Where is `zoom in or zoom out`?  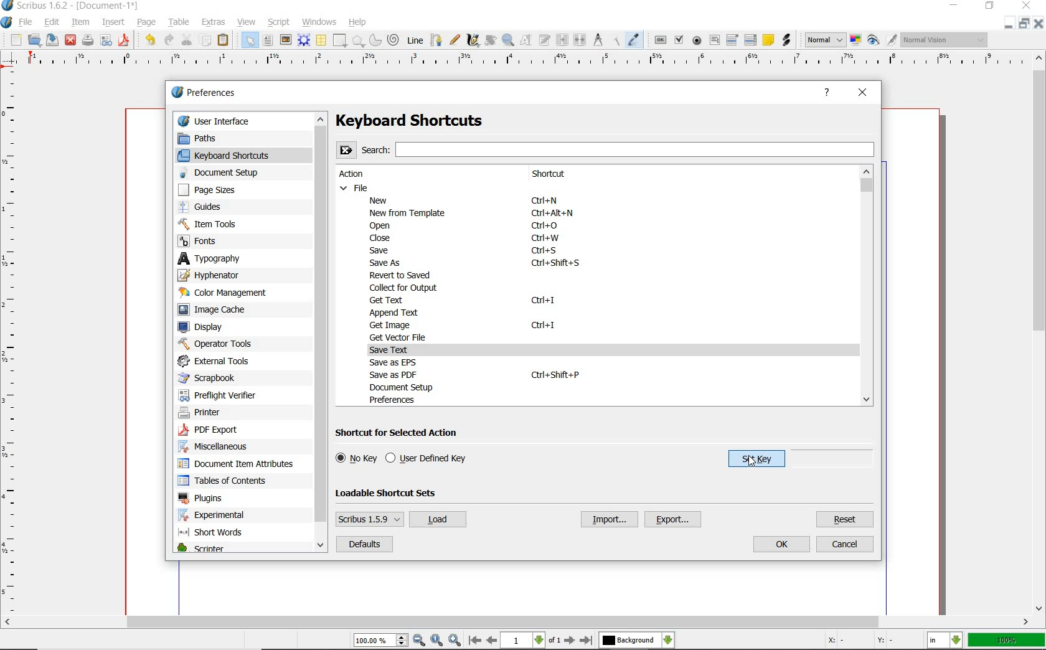
zoom in or zoom out is located at coordinates (508, 41).